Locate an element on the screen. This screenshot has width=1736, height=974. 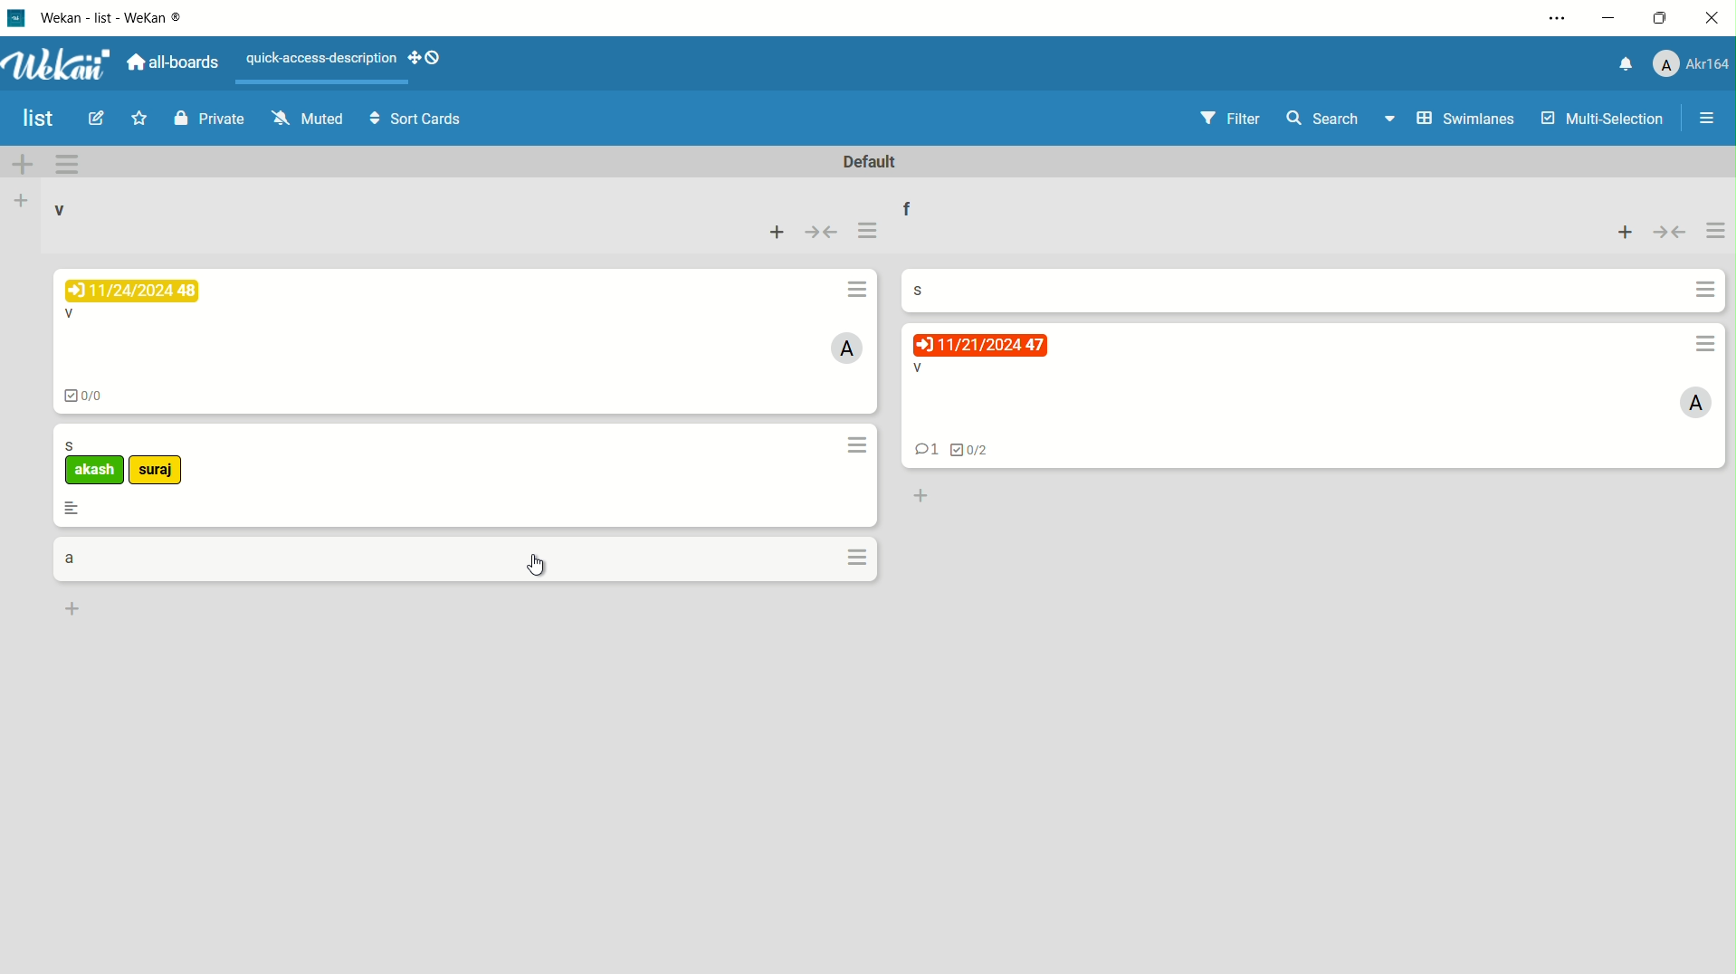
cursor is located at coordinates (538, 565).